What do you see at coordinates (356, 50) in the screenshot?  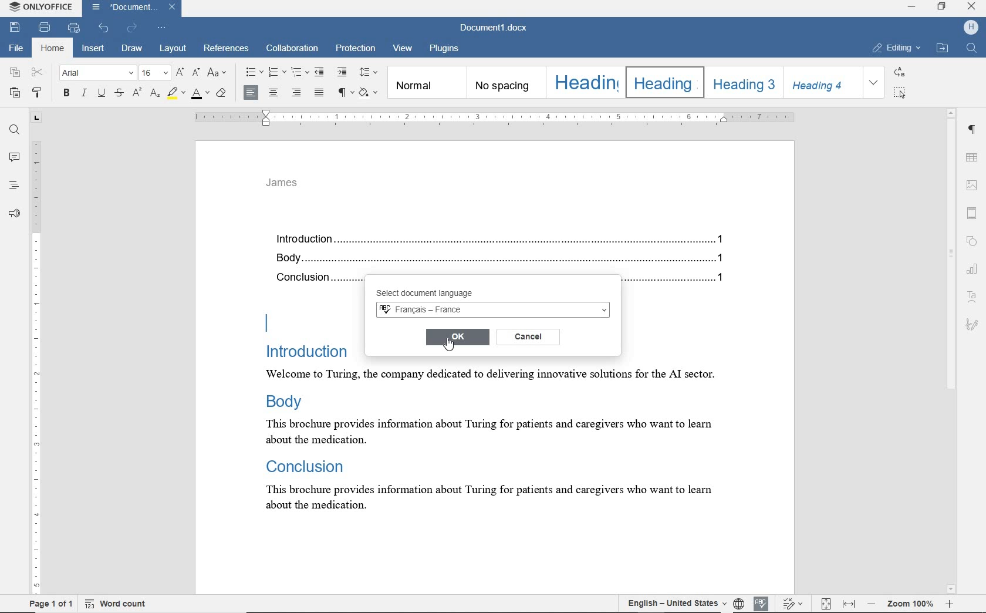 I see `protection` at bounding box center [356, 50].